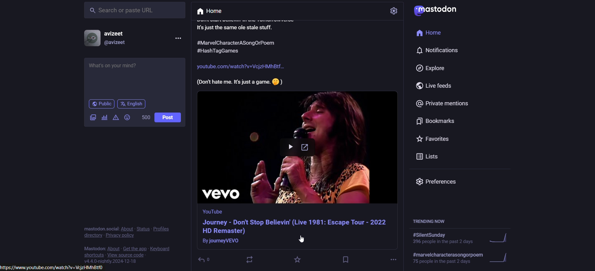  I want to click on favorites, so click(434, 138).